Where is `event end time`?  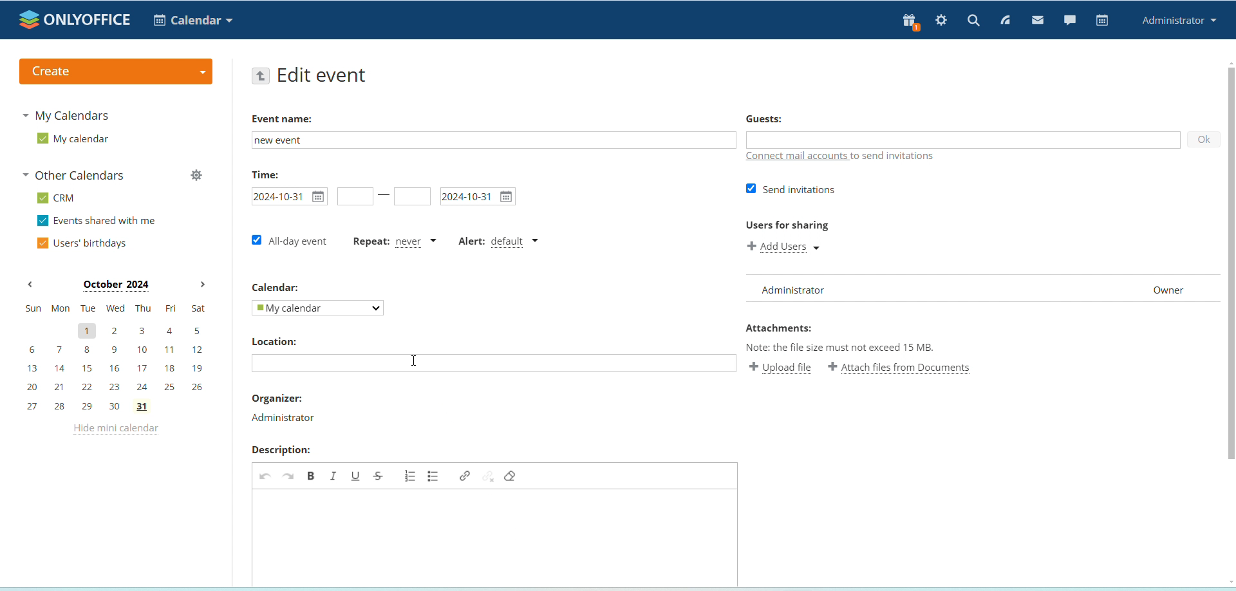
event end time is located at coordinates (412, 196).